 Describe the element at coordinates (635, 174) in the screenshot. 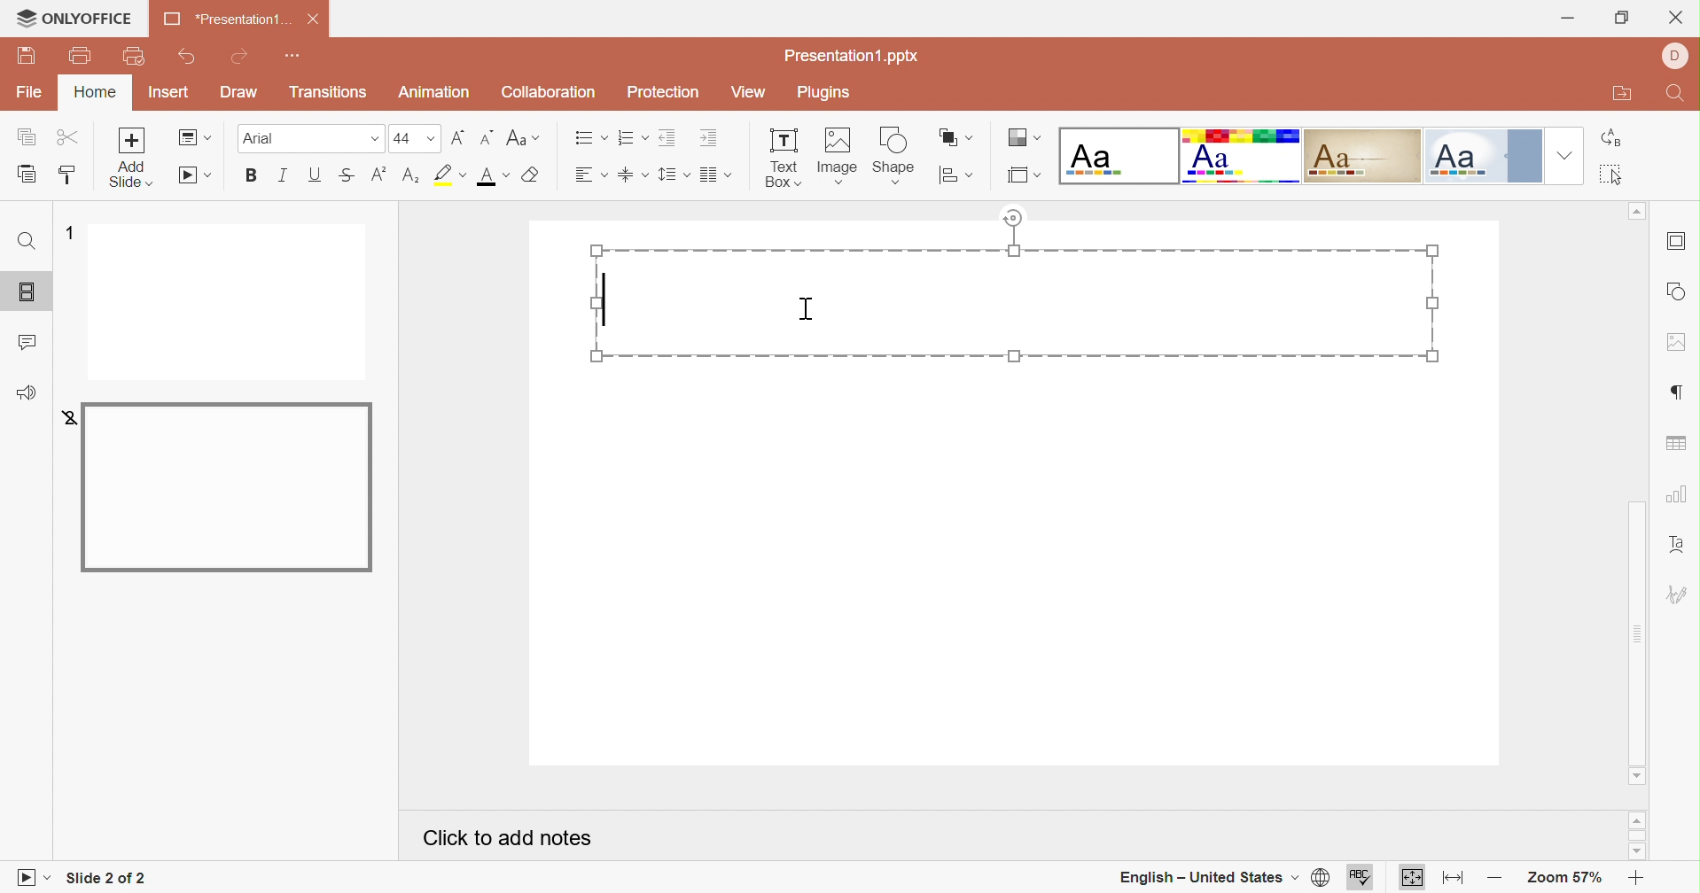

I see `Vertical align` at that location.